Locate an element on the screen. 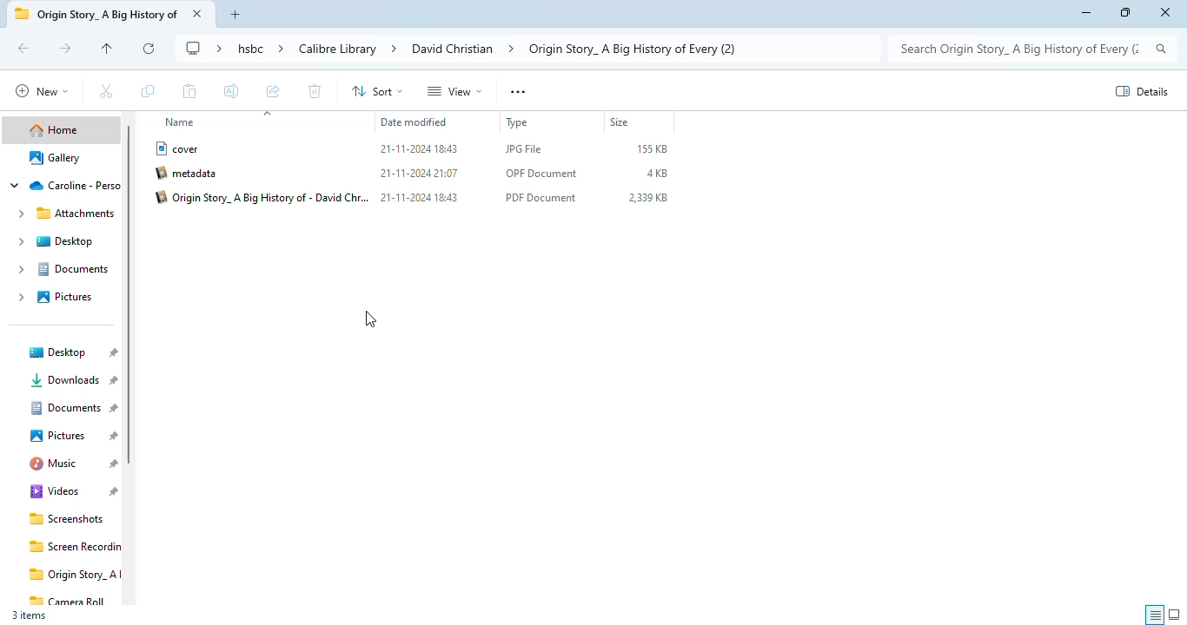 The height and width of the screenshot is (625, 1187). size is located at coordinates (647, 197).